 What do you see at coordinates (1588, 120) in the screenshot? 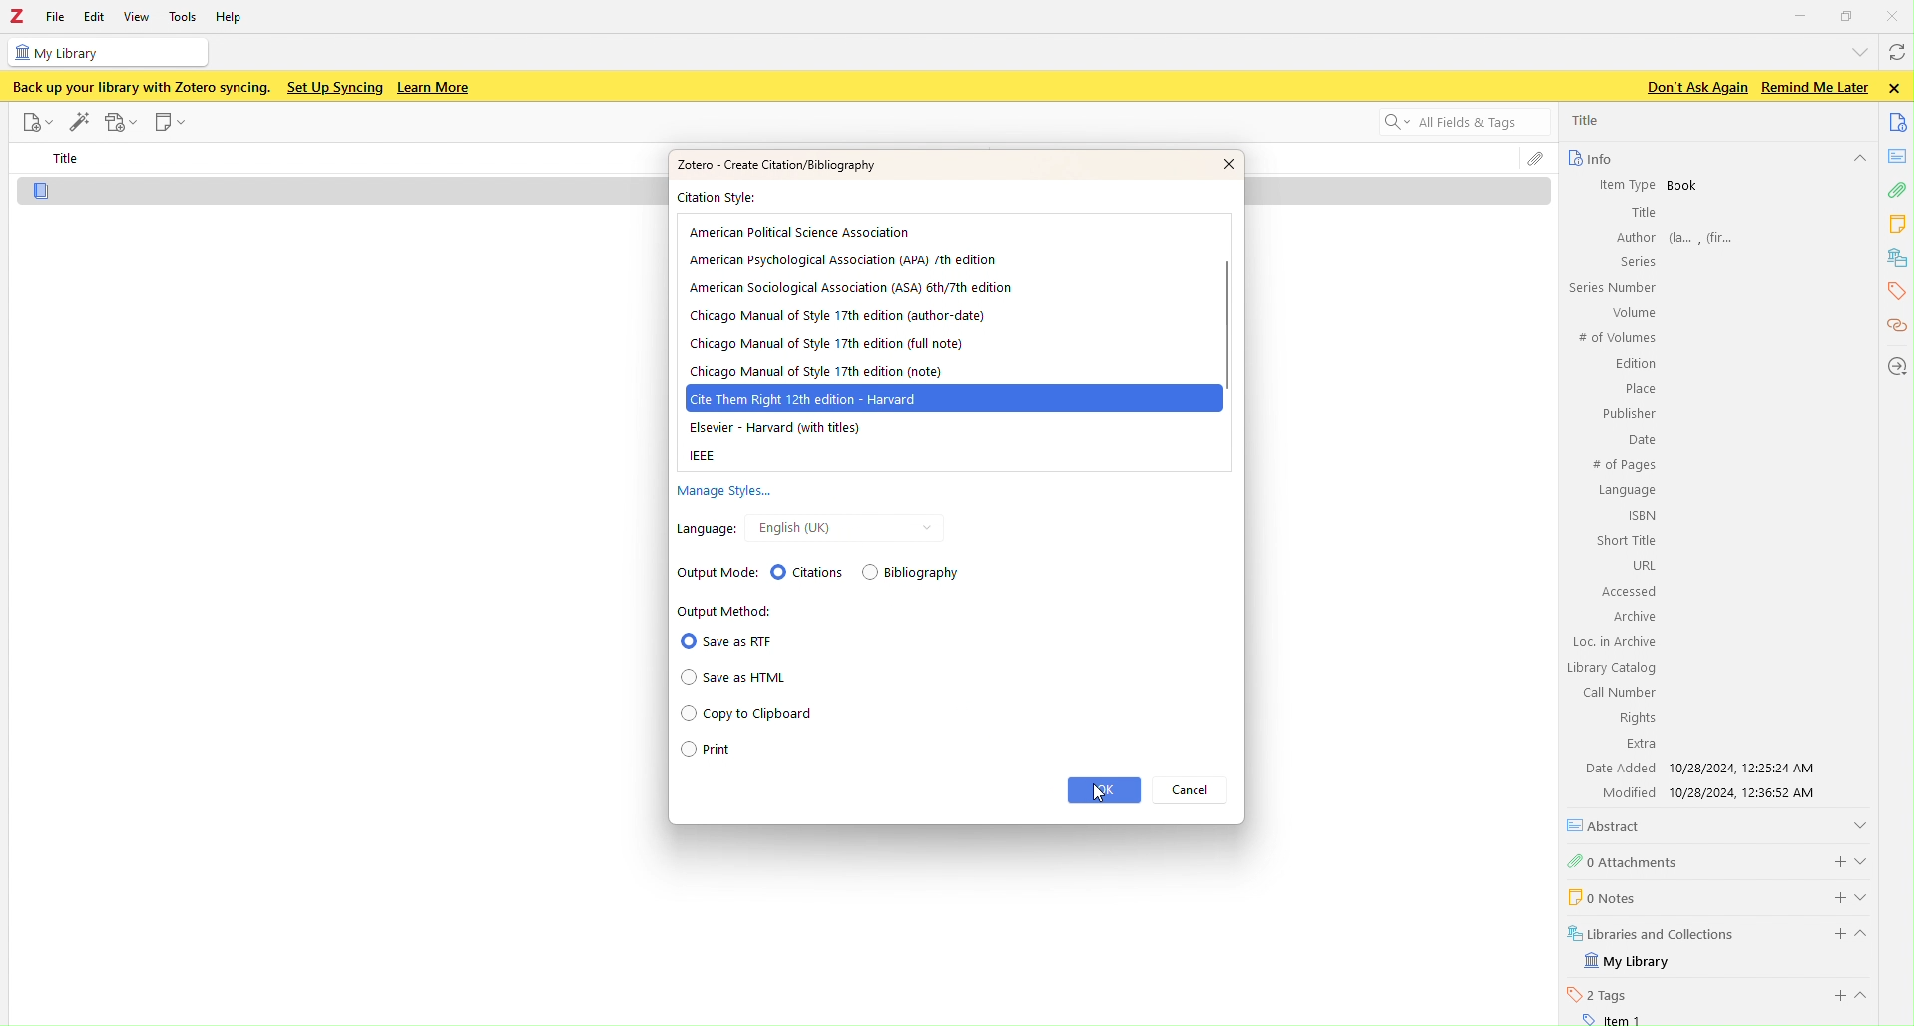
I see `Title` at bounding box center [1588, 120].